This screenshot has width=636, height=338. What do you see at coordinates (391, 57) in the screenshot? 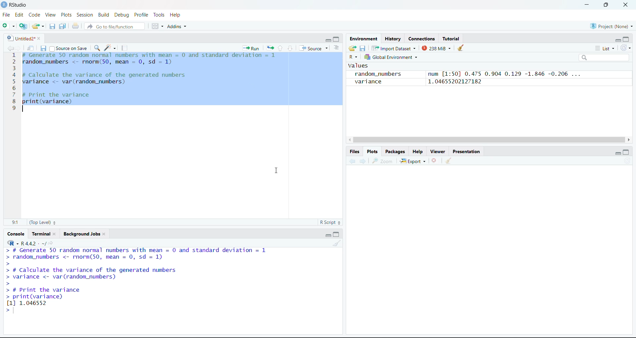
I see `Global Environment` at bounding box center [391, 57].